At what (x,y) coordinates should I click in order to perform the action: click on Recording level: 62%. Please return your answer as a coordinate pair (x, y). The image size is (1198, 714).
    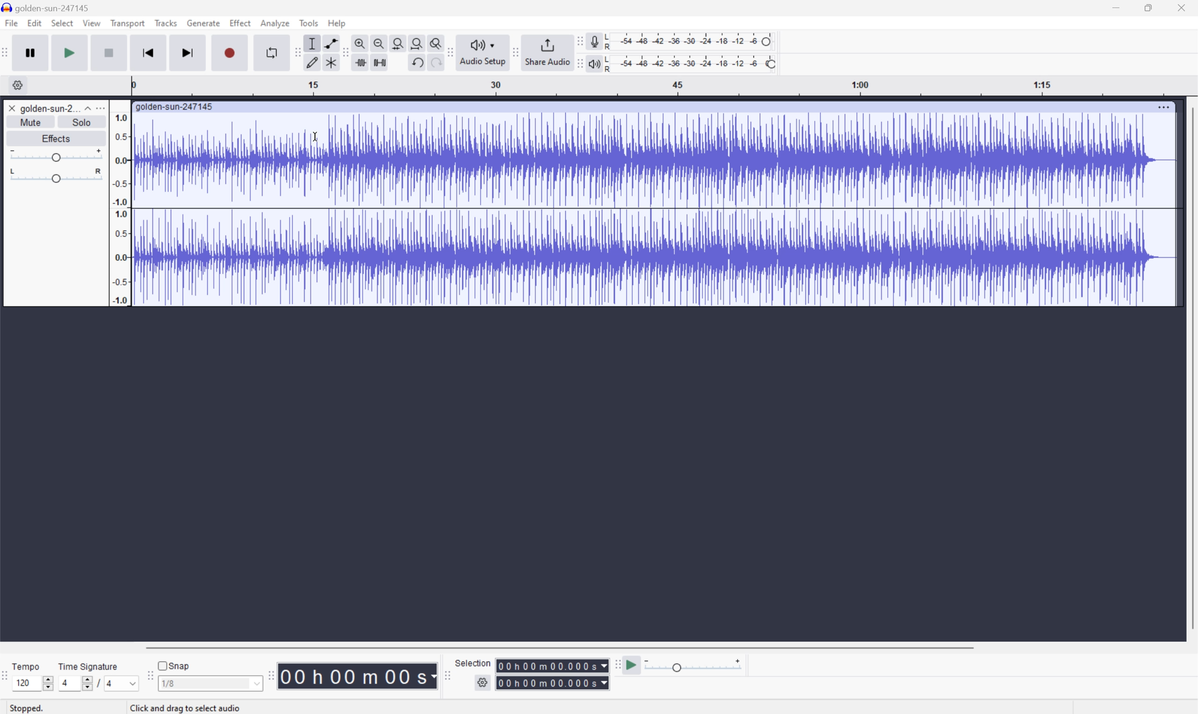
    Looking at the image, I should click on (691, 40).